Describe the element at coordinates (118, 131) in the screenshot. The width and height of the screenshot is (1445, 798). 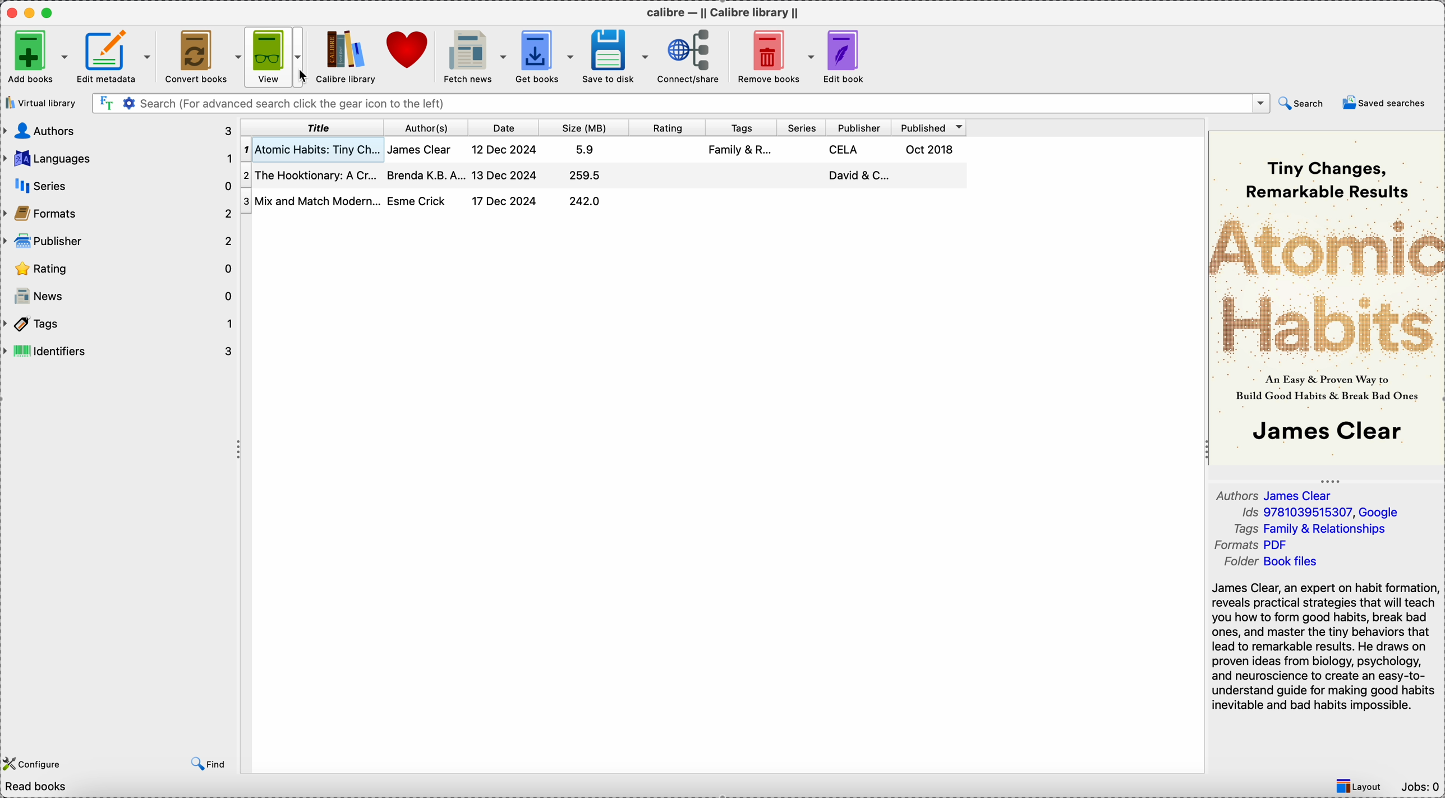
I see `authors` at that location.